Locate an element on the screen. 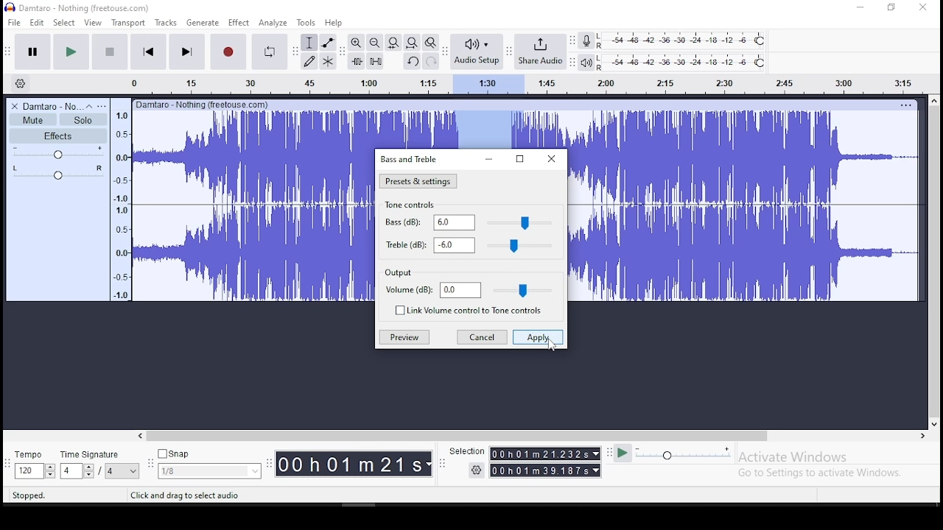 This screenshot has width=943, height=530. Selection is located at coordinates (466, 451).